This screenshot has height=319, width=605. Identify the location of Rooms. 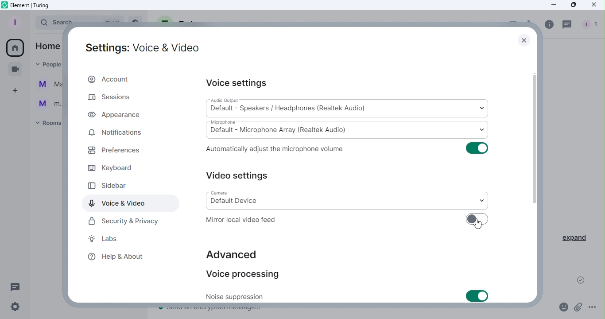
(49, 125).